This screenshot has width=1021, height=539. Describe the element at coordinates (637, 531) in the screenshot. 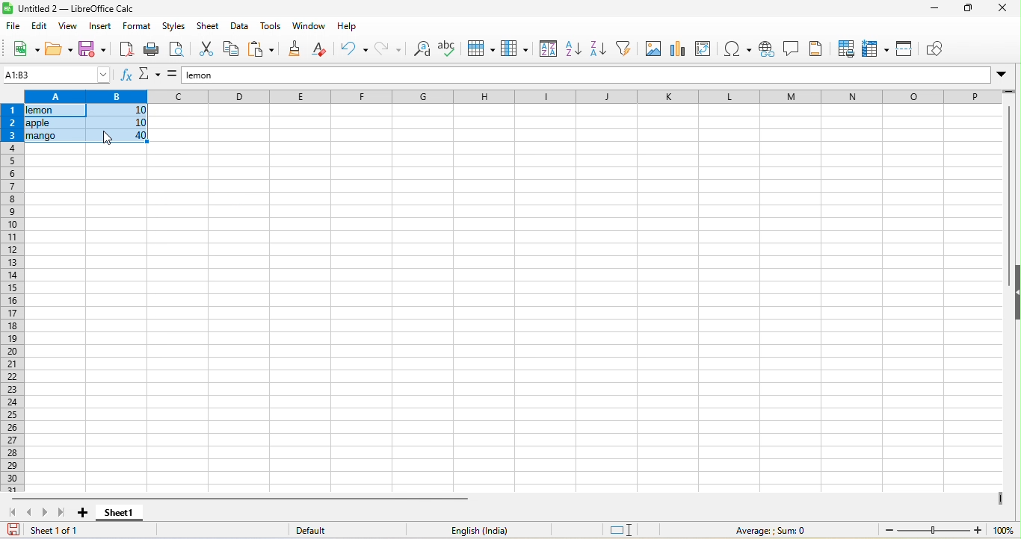

I see `standard selection` at that location.